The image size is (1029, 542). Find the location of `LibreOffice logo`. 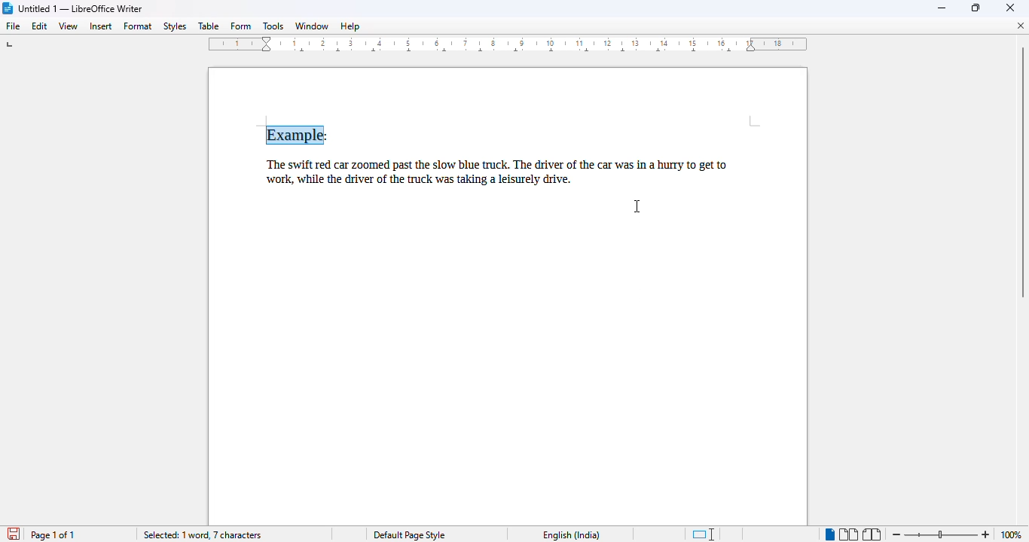

LibreOffice logo is located at coordinates (7, 8).